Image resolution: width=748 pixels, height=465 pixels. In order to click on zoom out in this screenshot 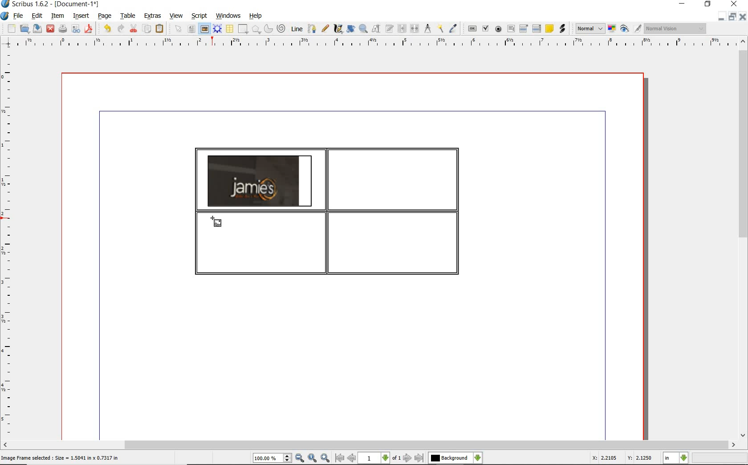, I will do `click(300, 458)`.